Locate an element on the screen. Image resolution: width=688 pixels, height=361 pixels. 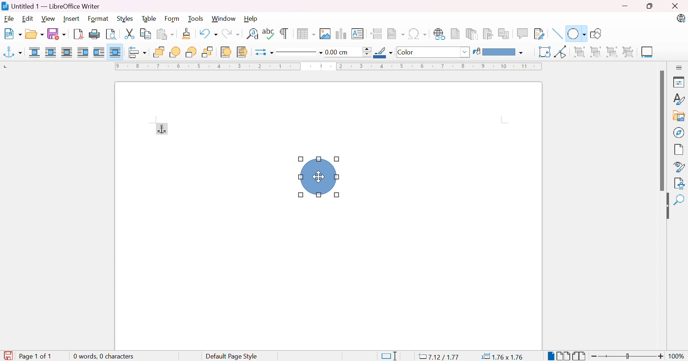
Cursor is located at coordinates (320, 177).